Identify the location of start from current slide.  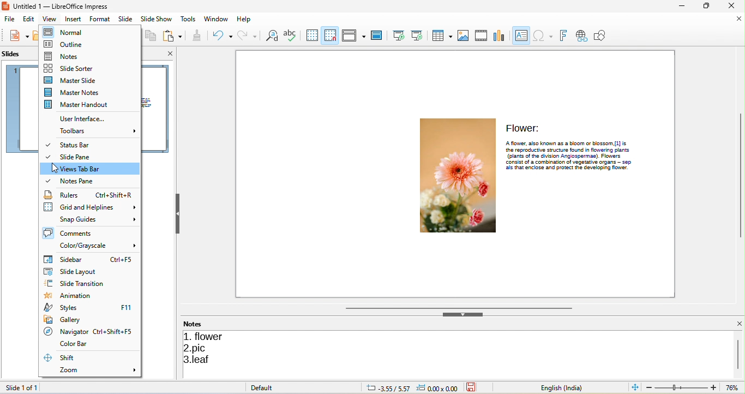
(417, 35).